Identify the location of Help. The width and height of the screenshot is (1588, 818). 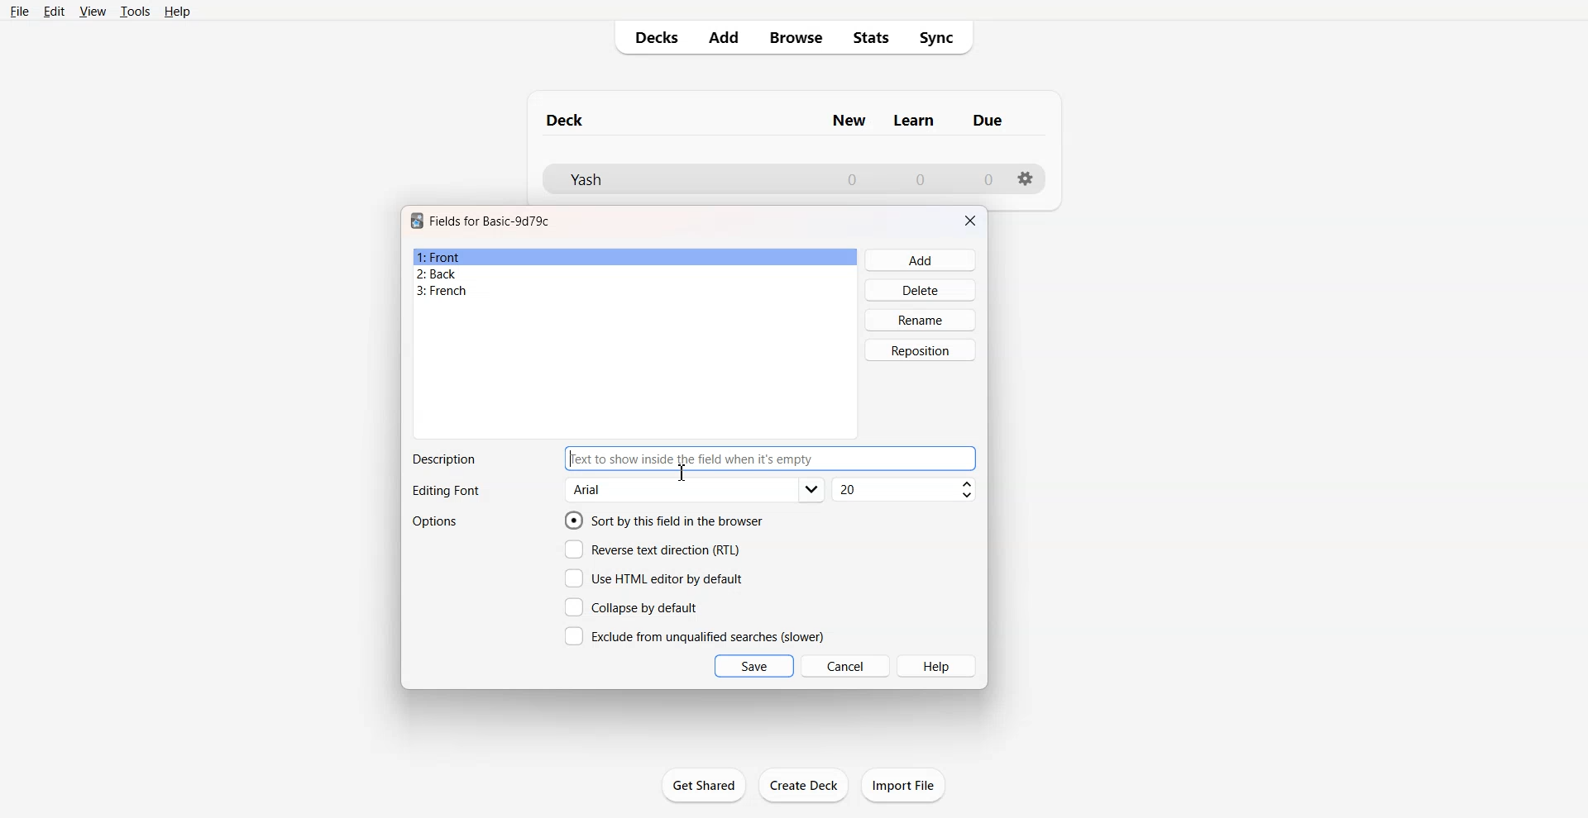
(178, 12).